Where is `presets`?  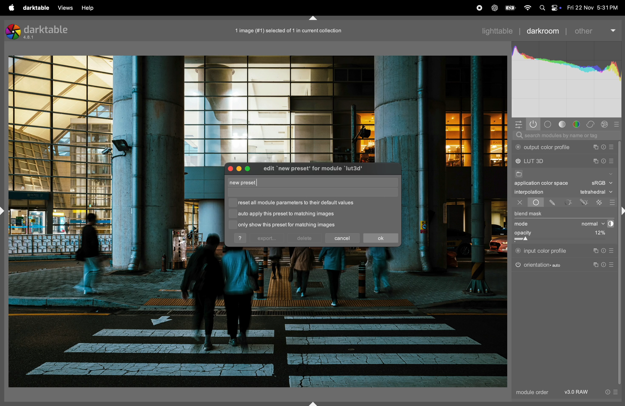
presets is located at coordinates (613, 265).